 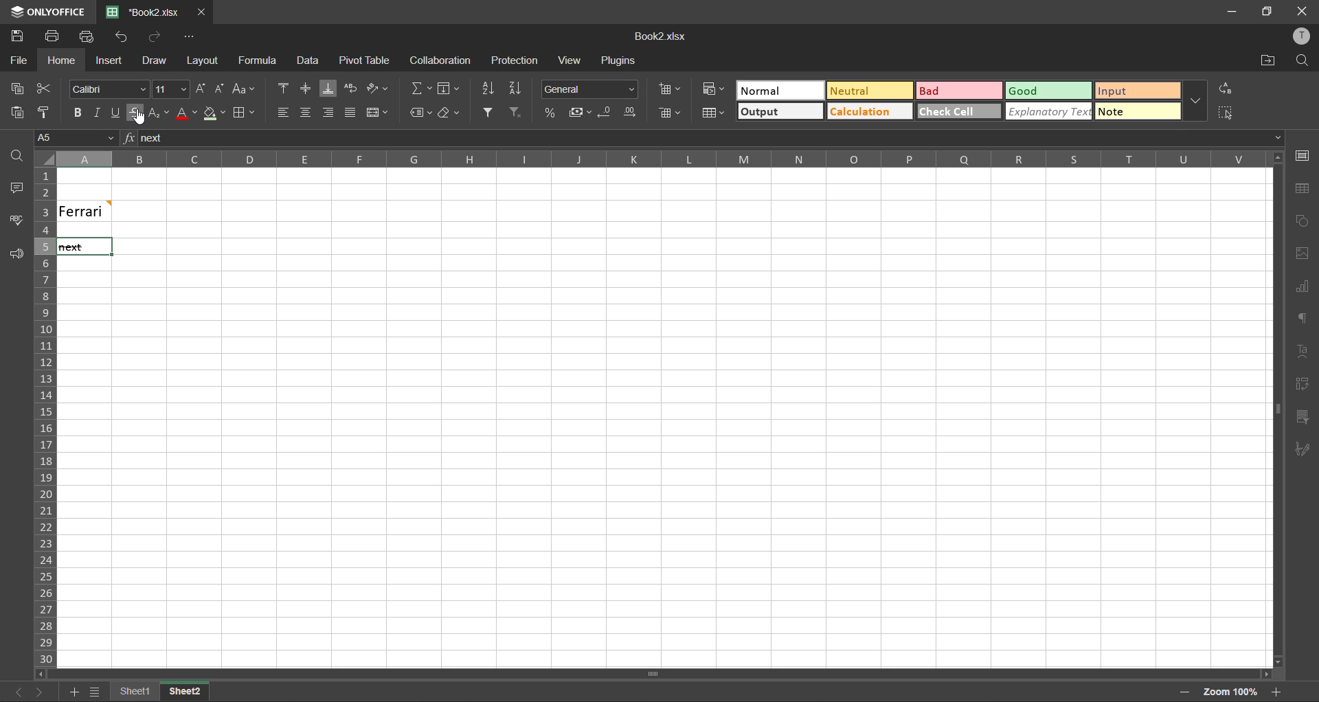 I want to click on plugins, so click(x=622, y=60).